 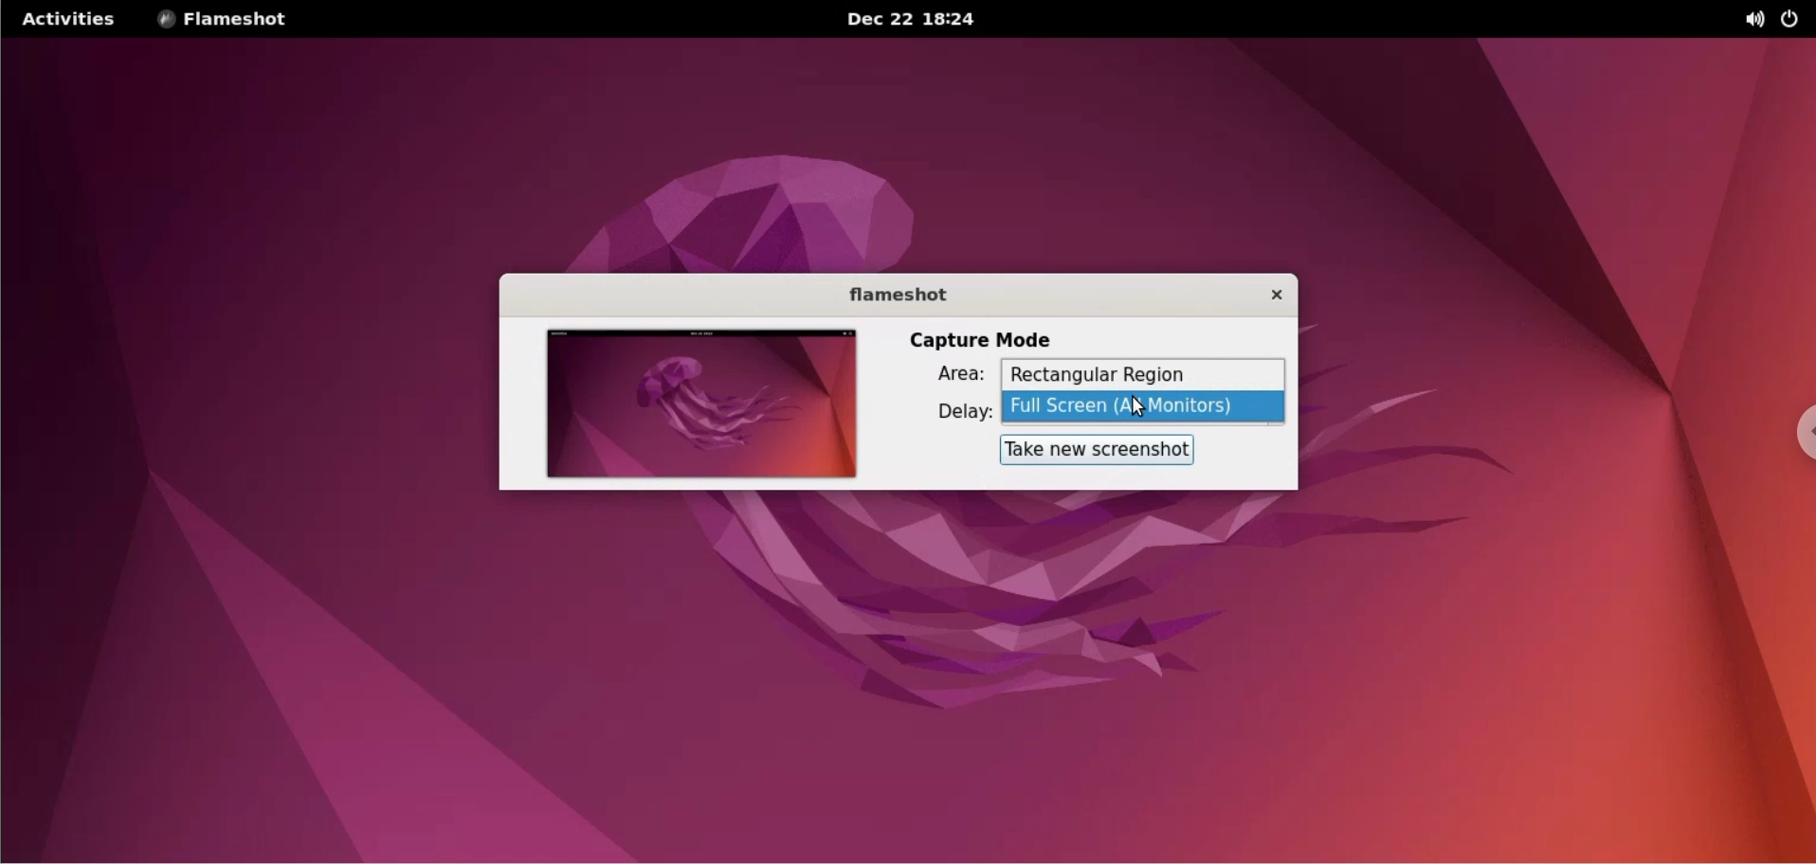 I want to click on flameshot , so click(x=888, y=293).